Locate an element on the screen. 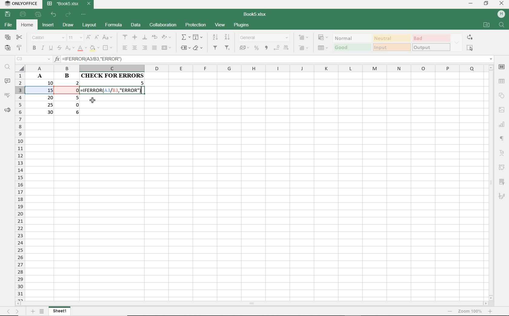 Image resolution: width=509 pixels, height=316 pixels. OPEN FILE LOCATION is located at coordinates (486, 25).